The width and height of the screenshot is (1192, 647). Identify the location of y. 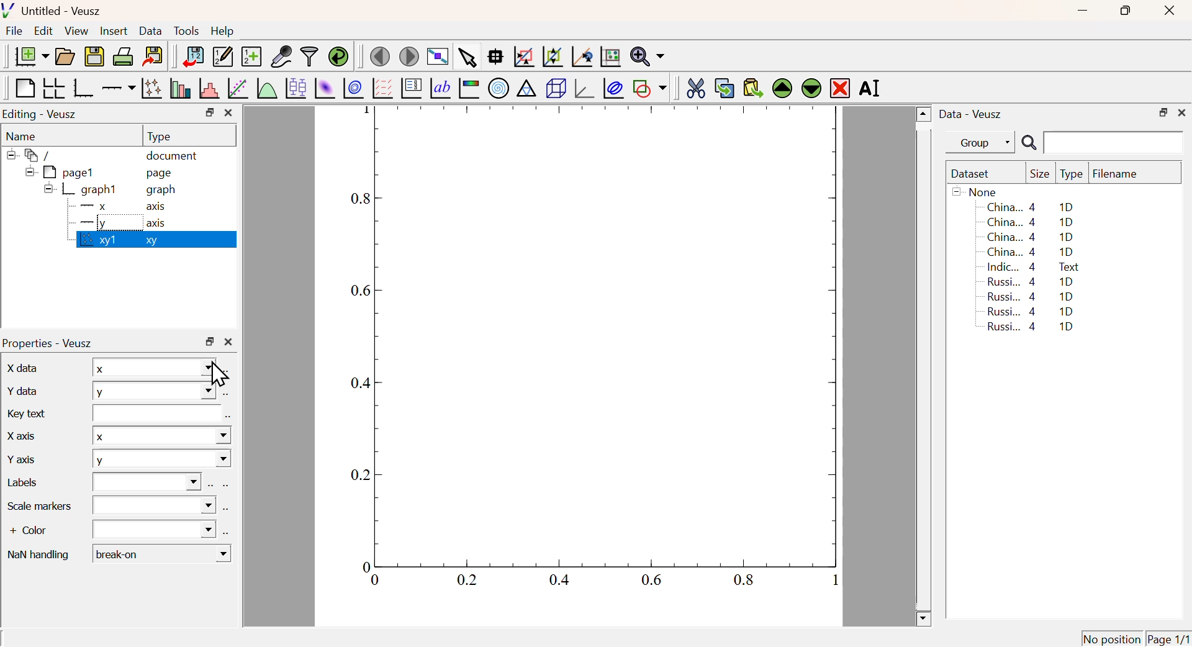
(153, 390).